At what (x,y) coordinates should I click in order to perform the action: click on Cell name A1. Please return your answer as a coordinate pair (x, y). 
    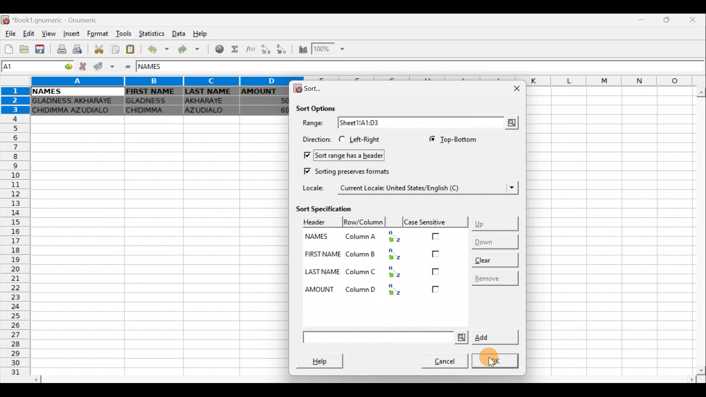
    Looking at the image, I should click on (29, 67).